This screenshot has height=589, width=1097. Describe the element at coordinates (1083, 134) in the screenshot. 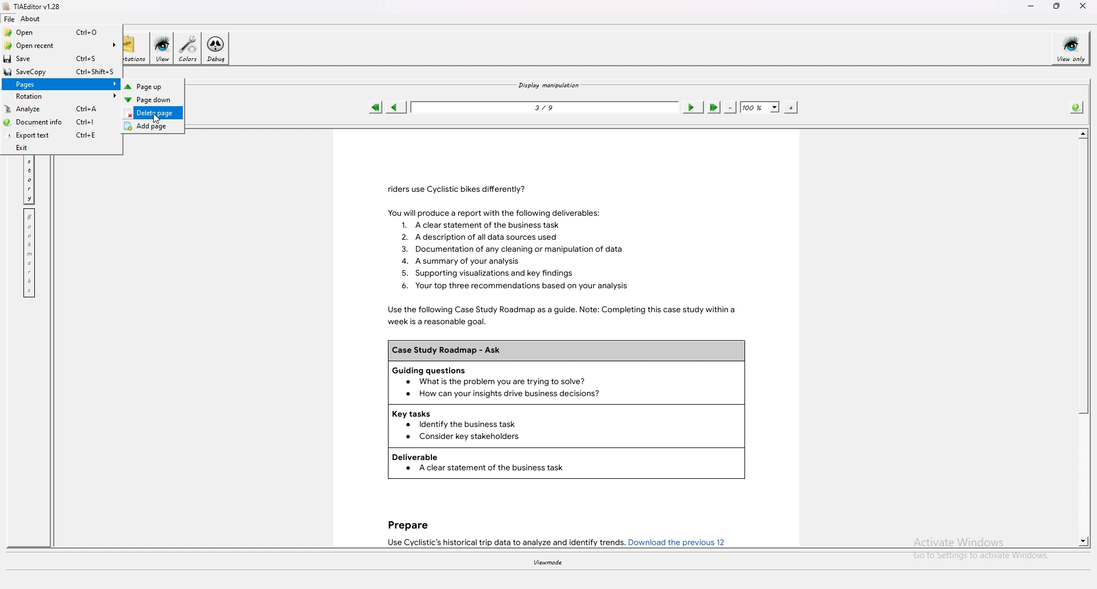

I see `scroll up` at that location.